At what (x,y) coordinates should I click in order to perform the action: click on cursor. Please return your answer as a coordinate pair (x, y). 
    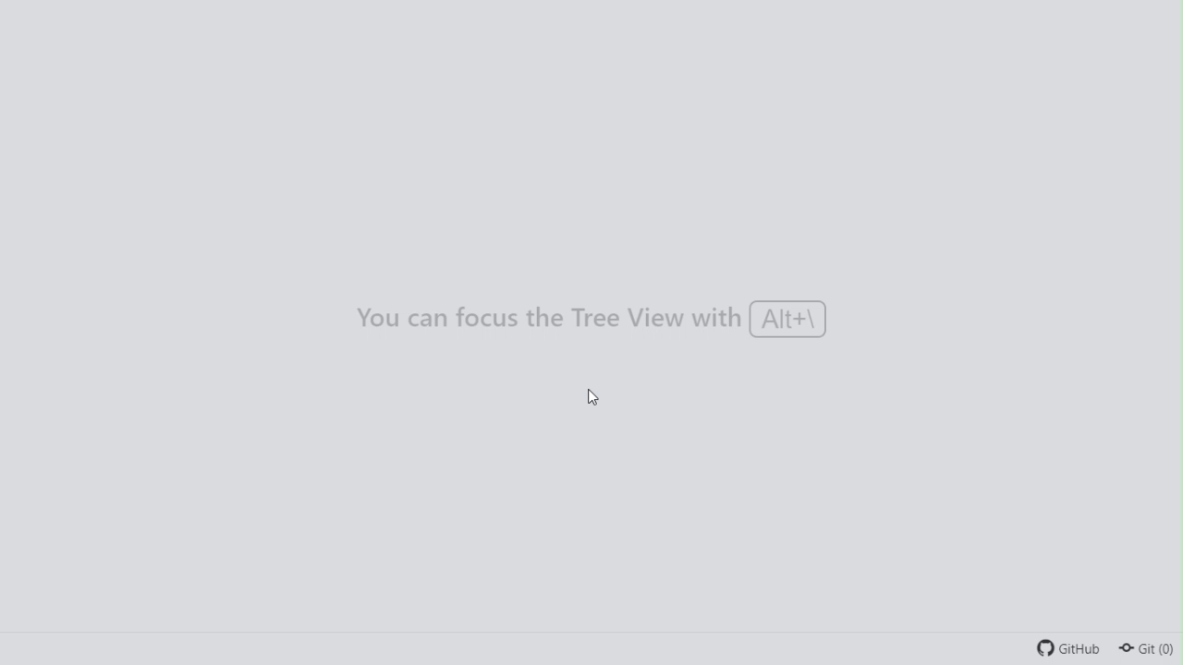
    Looking at the image, I should click on (591, 397).